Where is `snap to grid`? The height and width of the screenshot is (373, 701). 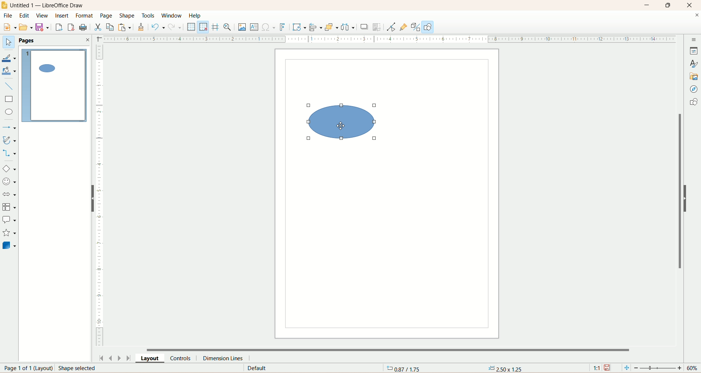
snap to grid is located at coordinates (205, 28).